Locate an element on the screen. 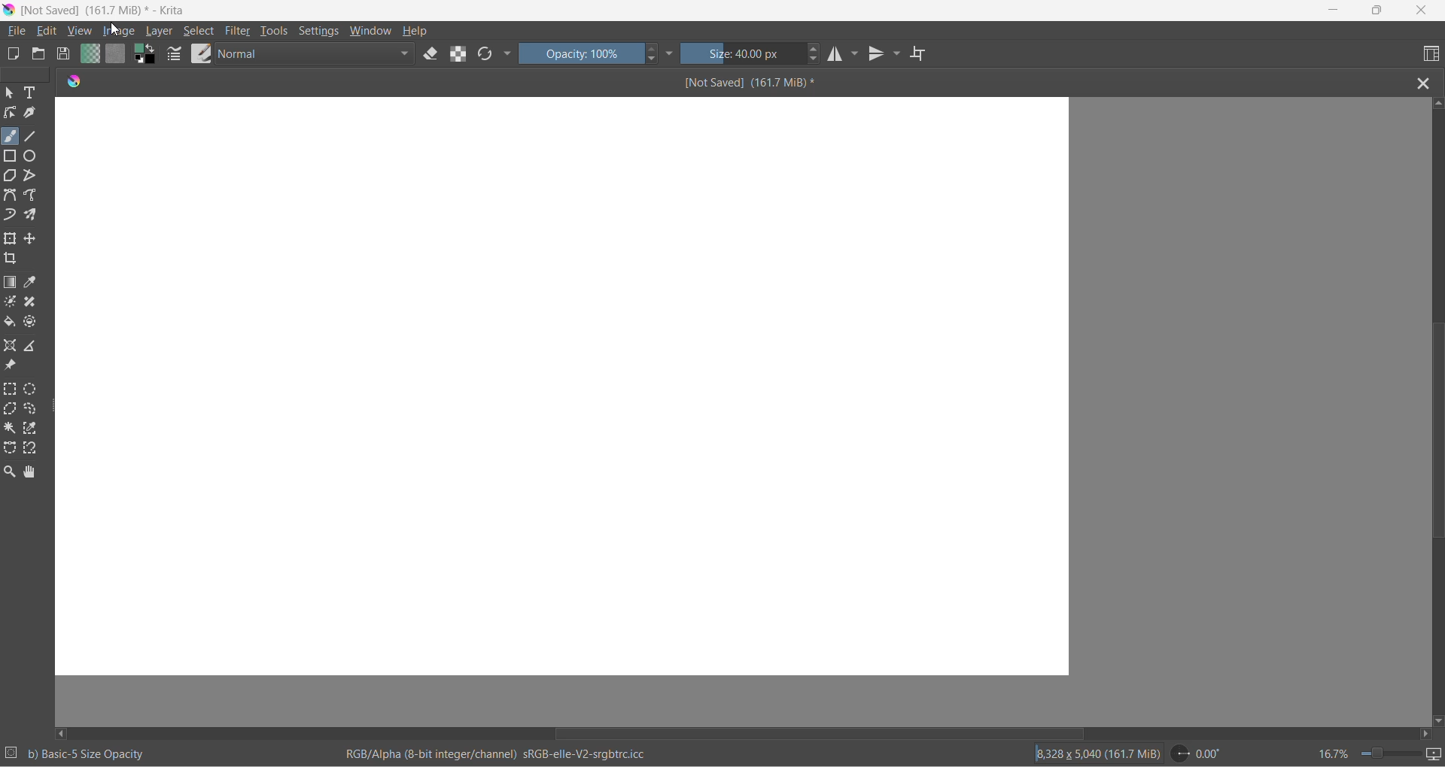  zoom percentage is located at coordinates (1332, 752).